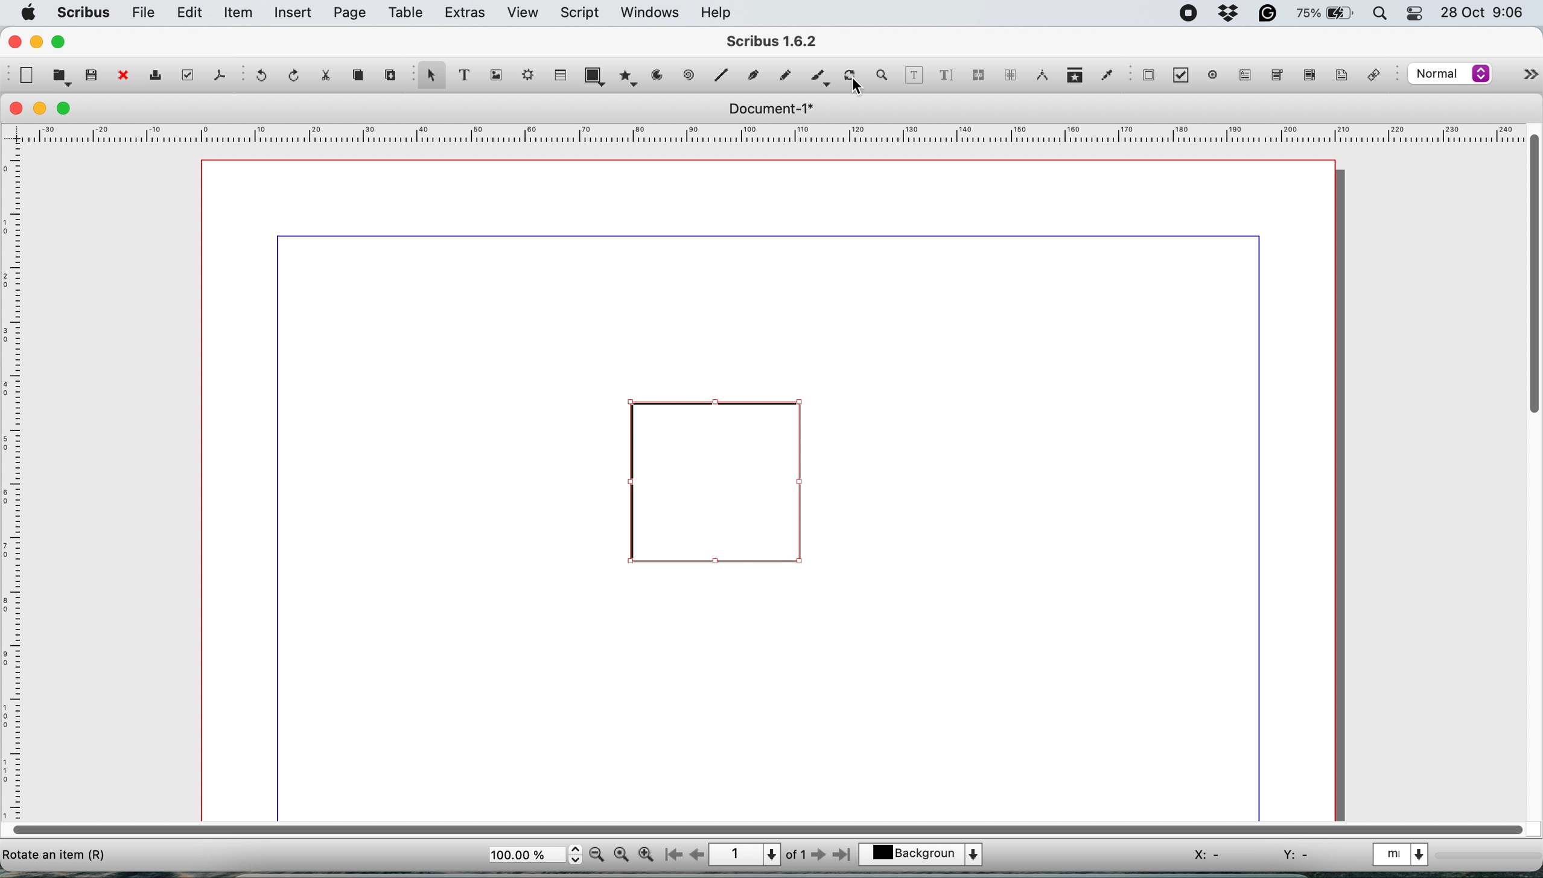  What do you see at coordinates (1269, 13) in the screenshot?
I see `grammarly` at bounding box center [1269, 13].